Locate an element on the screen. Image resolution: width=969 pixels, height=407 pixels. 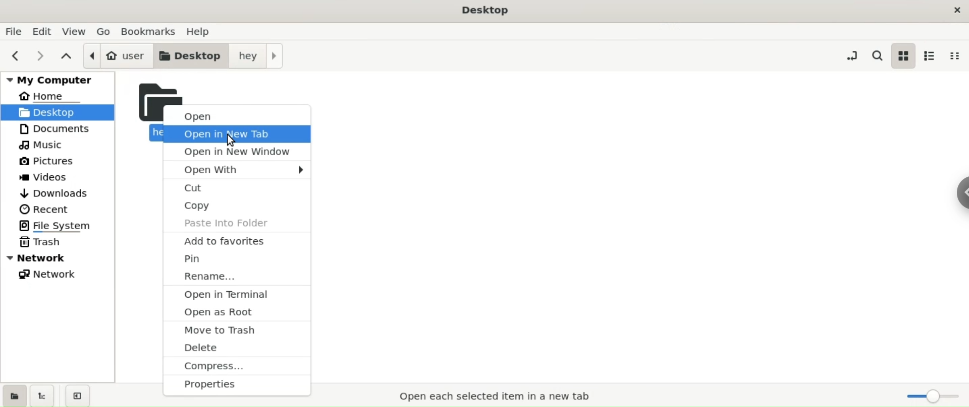
pictures is located at coordinates (62, 162).